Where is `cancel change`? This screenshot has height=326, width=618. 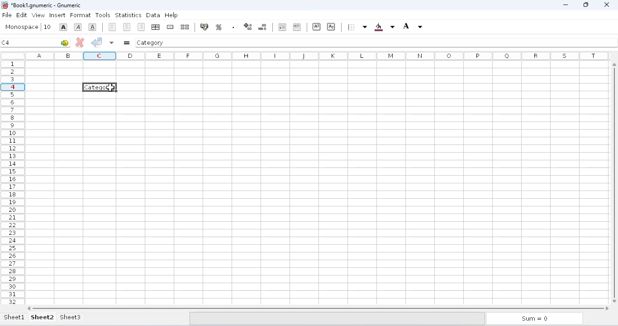
cancel change is located at coordinates (80, 42).